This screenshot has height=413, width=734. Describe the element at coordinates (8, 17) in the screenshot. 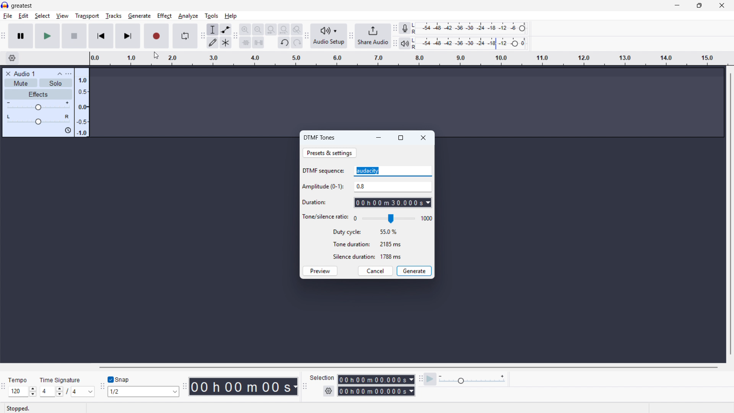

I see `file` at that location.